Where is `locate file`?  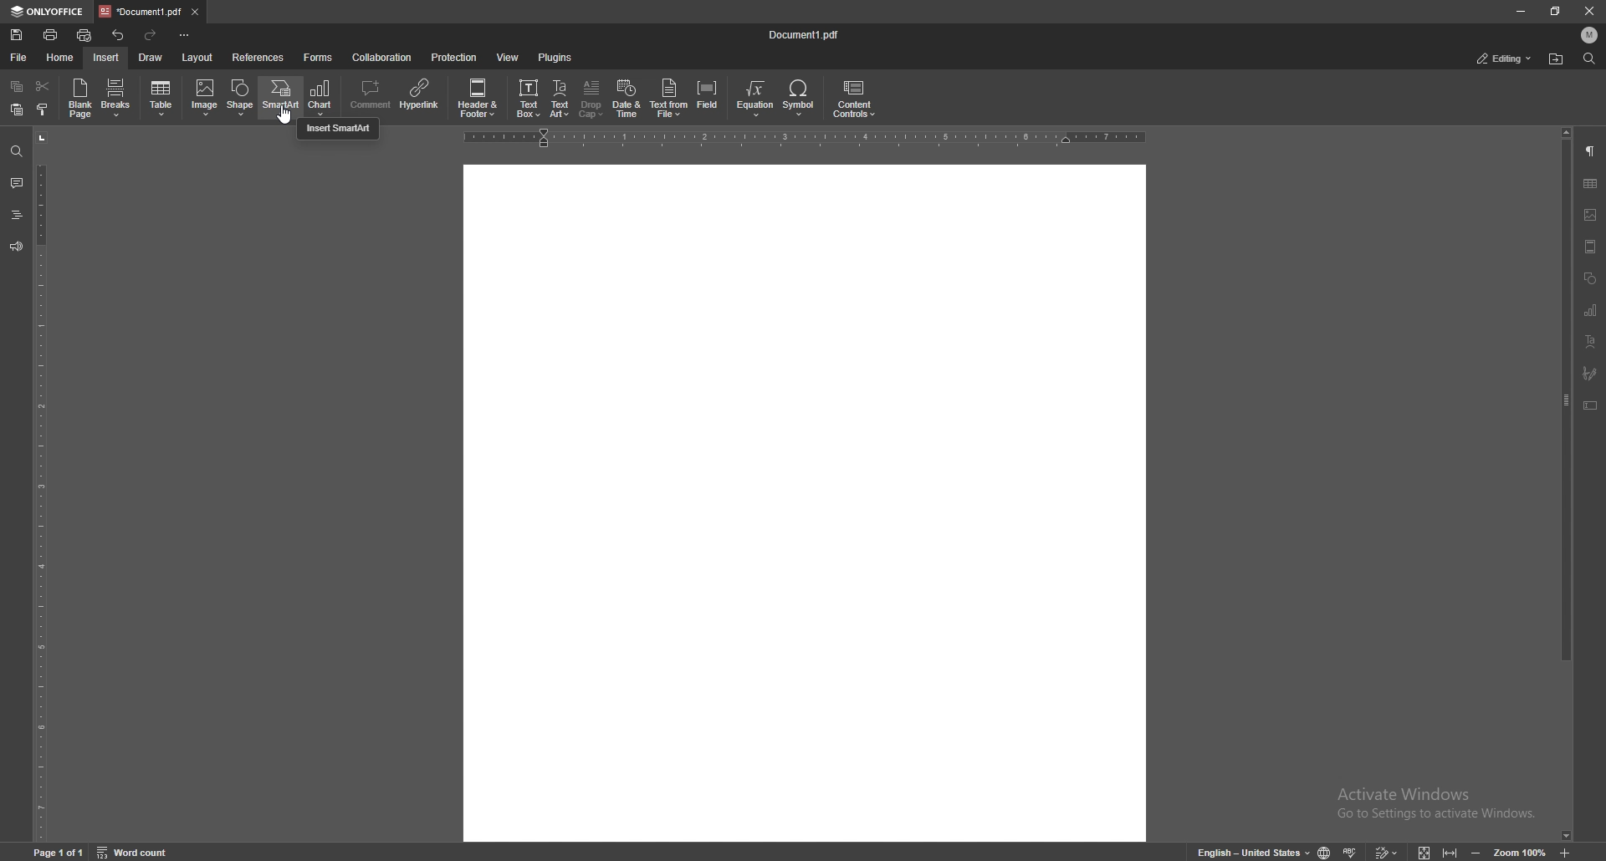
locate file is located at coordinates (1557, 59).